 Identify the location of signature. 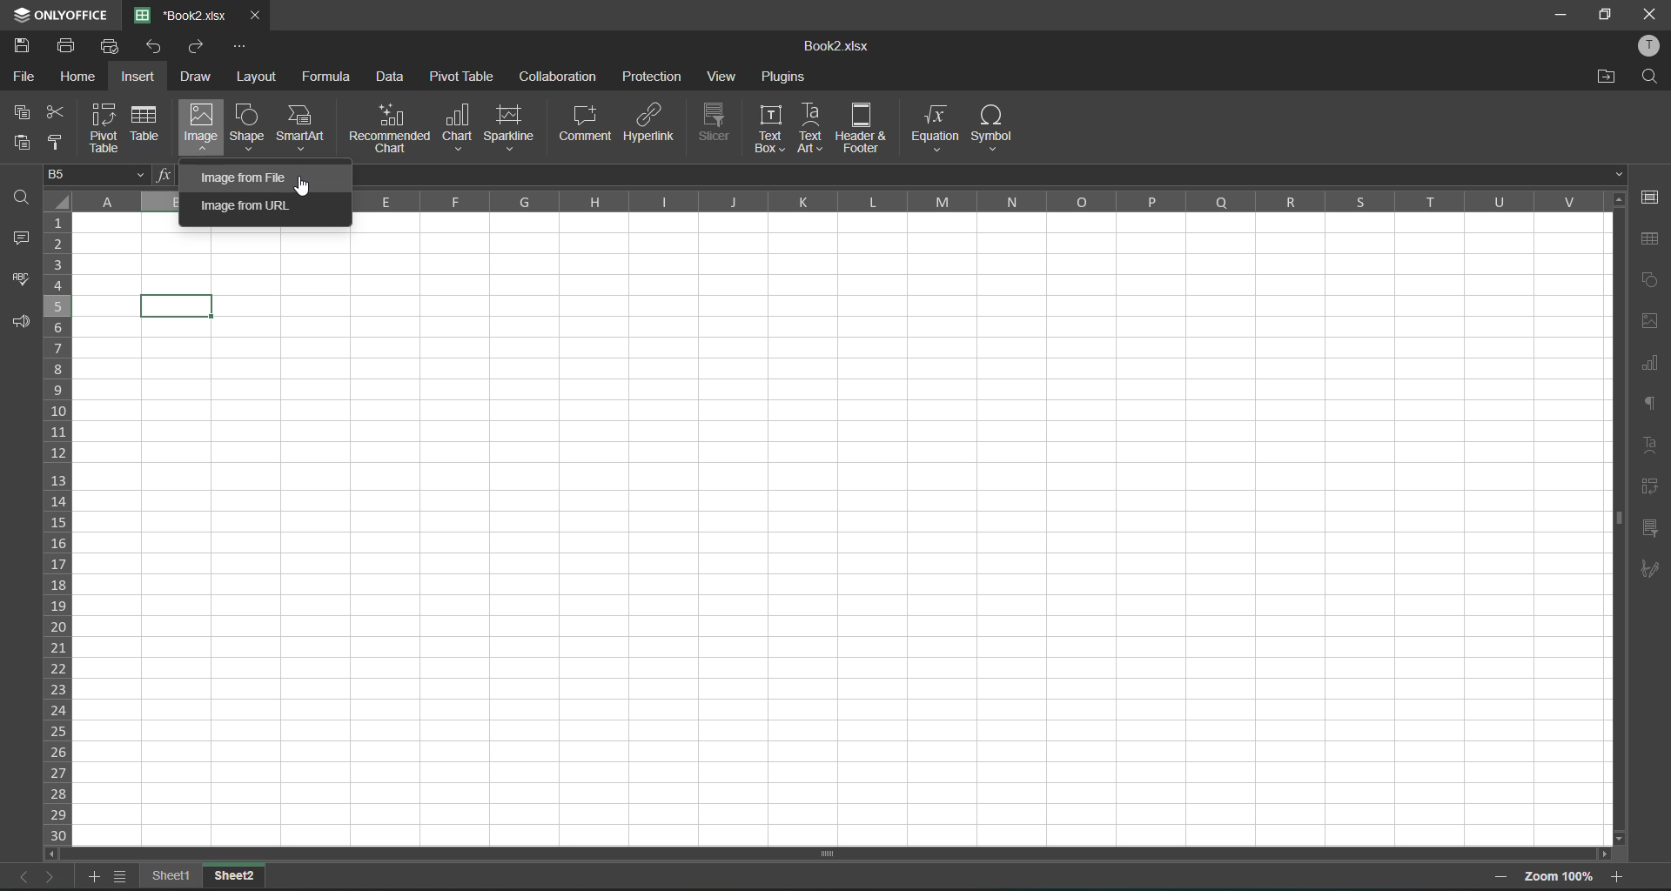
(1652, 568).